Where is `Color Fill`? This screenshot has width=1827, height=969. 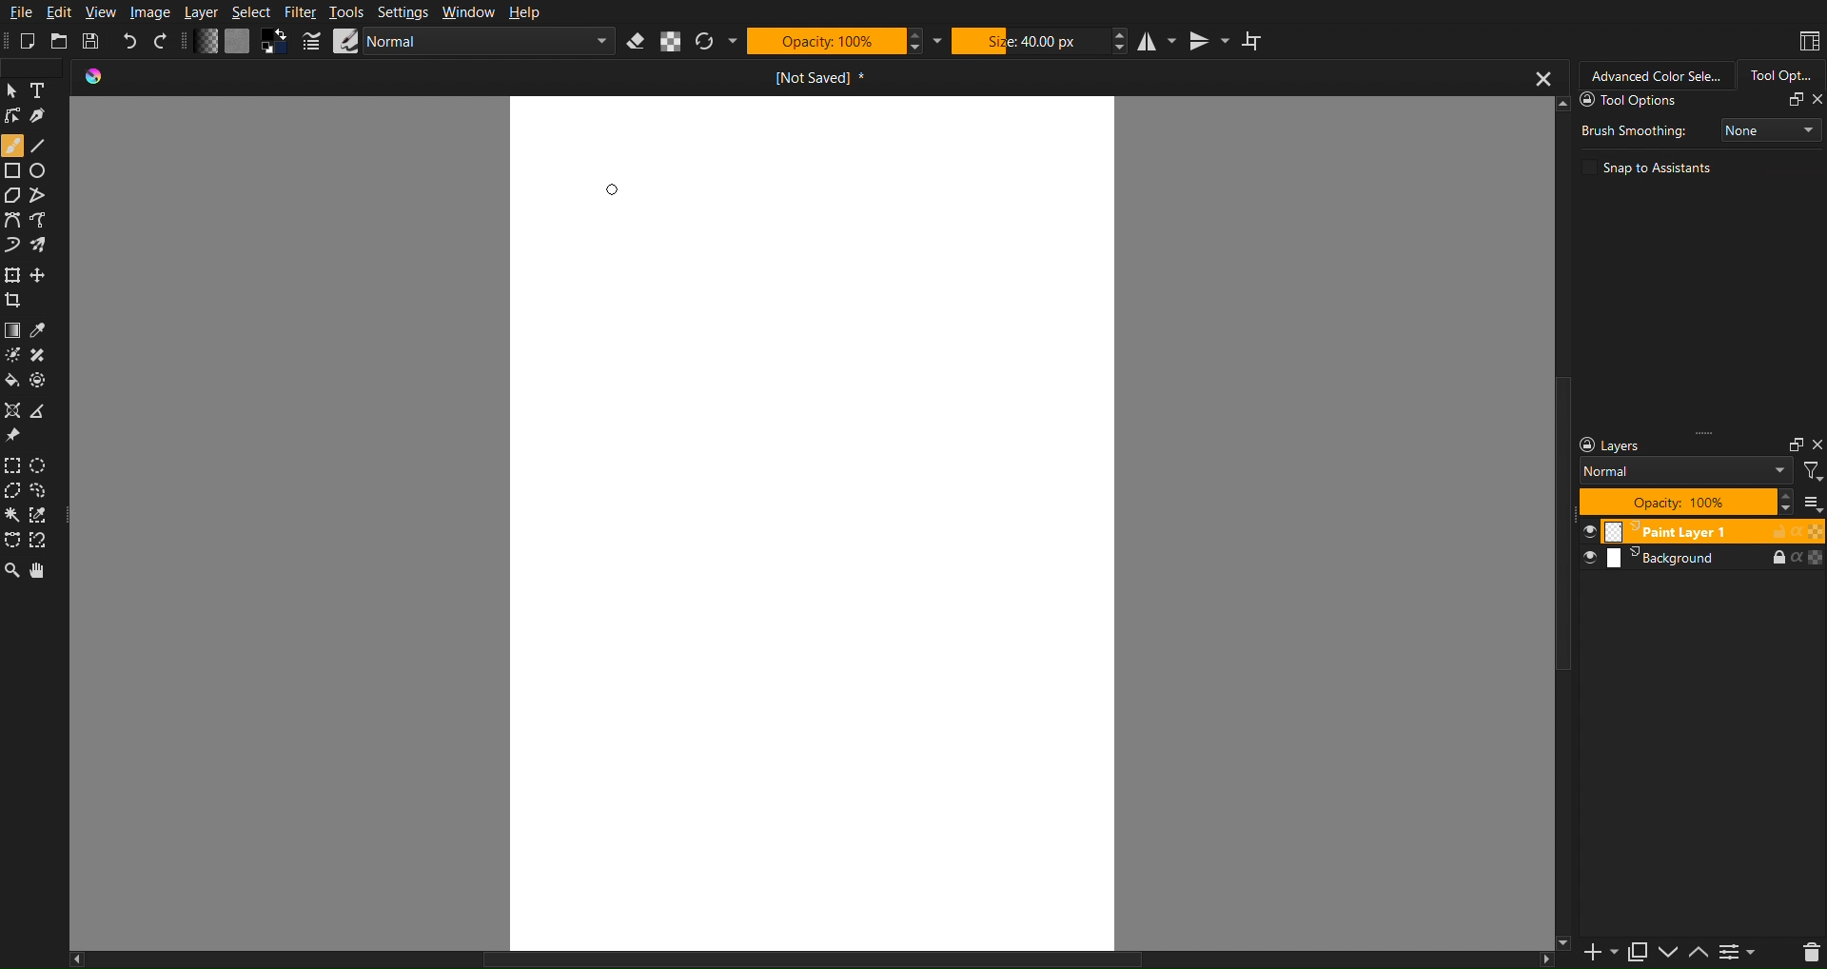
Color Fill is located at coordinates (13, 379).